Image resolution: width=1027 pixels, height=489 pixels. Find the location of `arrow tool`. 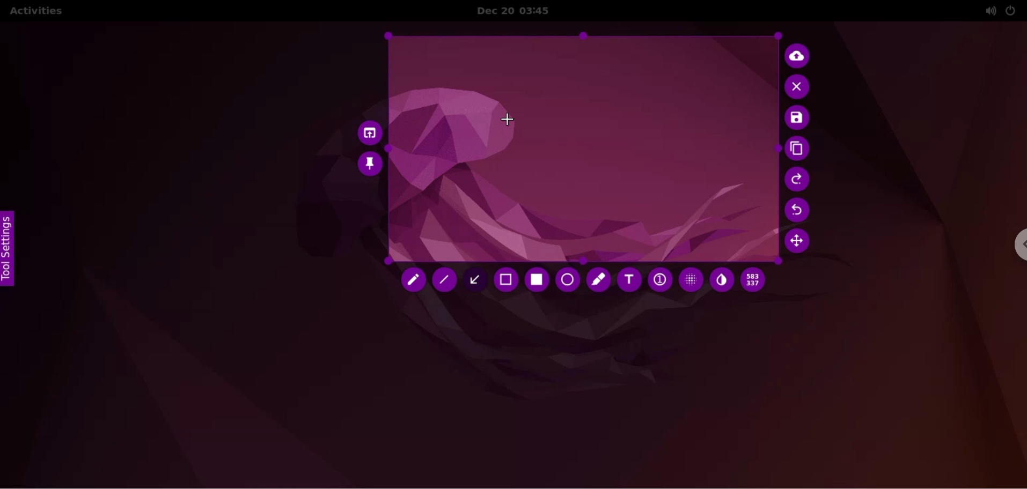

arrow tool is located at coordinates (478, 279).